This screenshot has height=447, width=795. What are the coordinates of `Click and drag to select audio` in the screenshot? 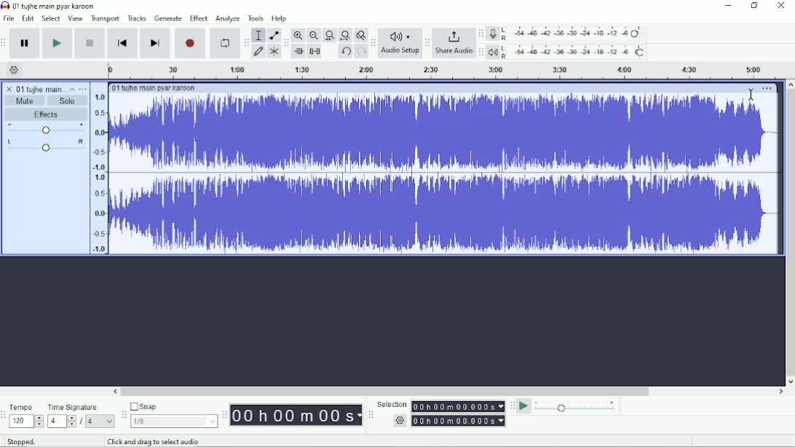 It's located at (157, 441).